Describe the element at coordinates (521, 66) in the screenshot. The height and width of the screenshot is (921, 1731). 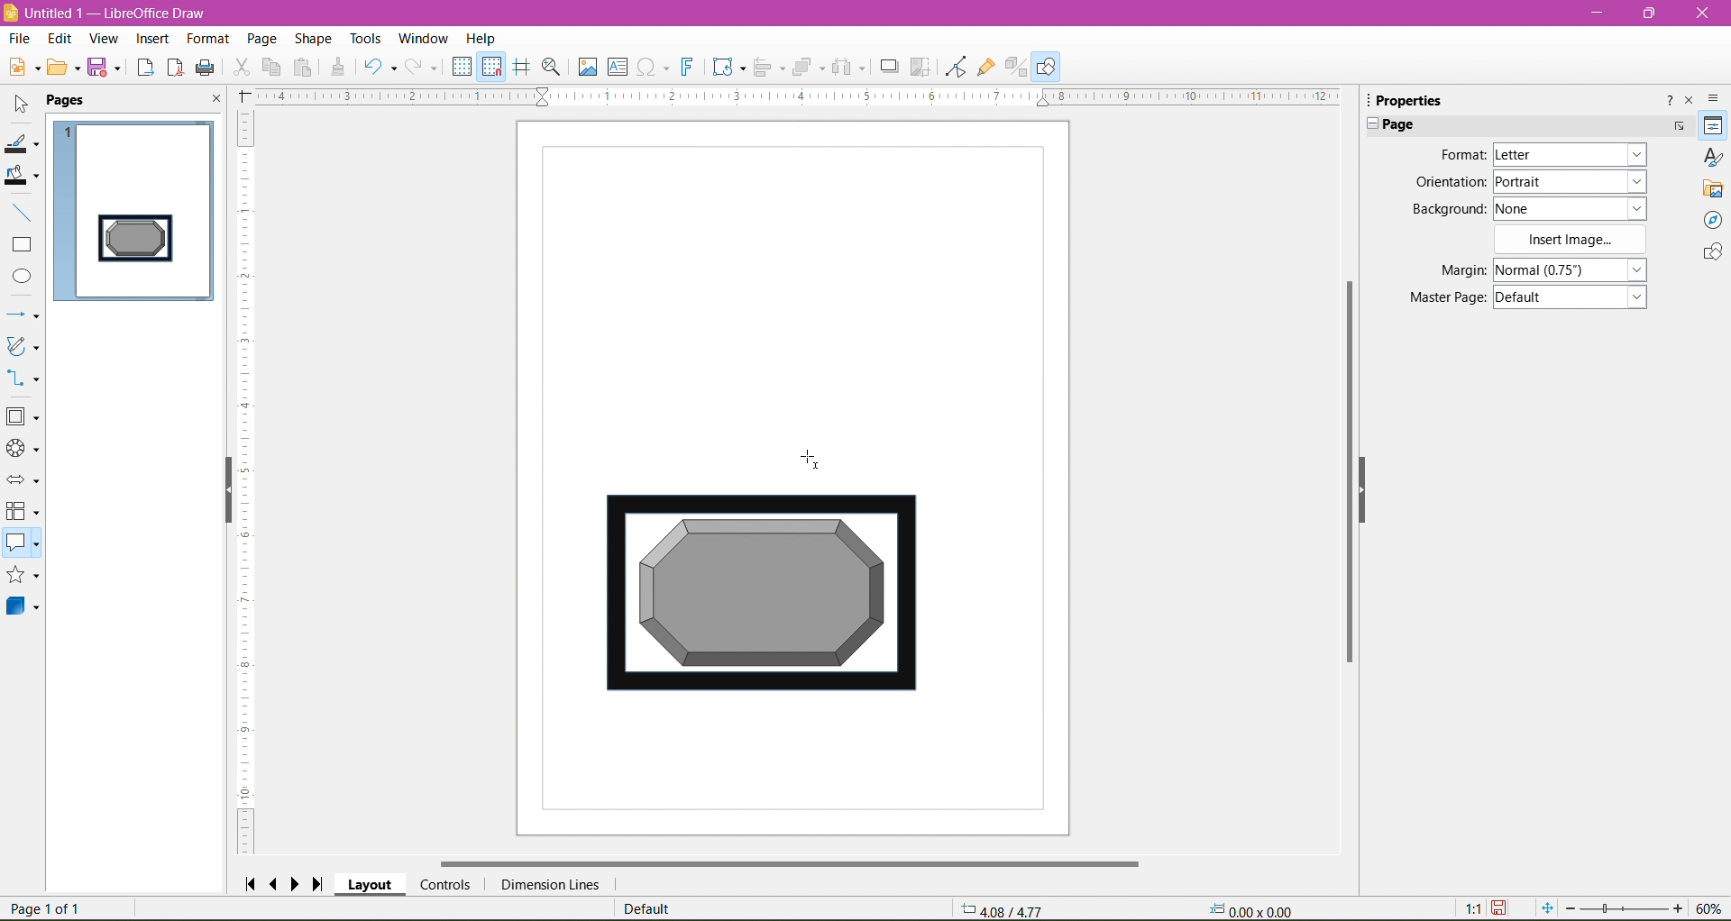
I see `Helplines while moving` at that location.